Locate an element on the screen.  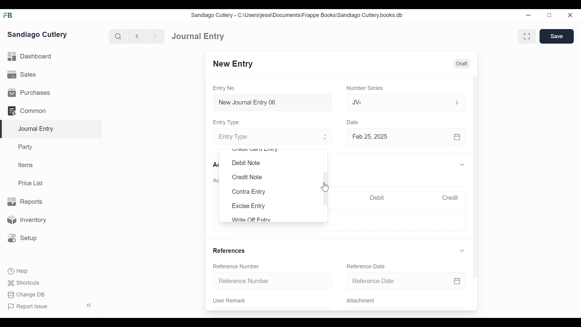
Party is located at coordinates (27, 147).